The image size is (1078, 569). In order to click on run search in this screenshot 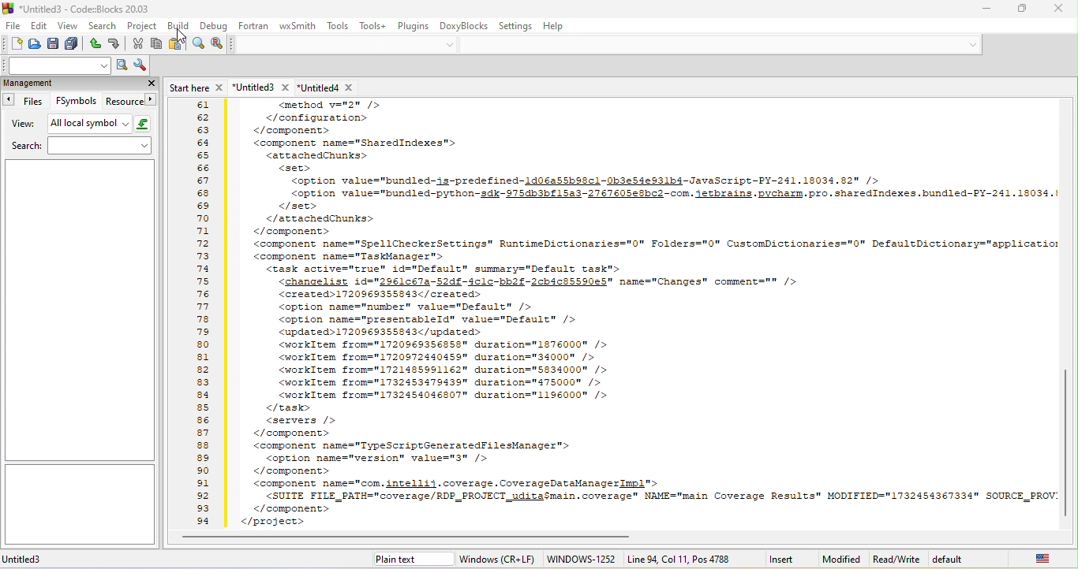, I will do `click(121, 65)`.